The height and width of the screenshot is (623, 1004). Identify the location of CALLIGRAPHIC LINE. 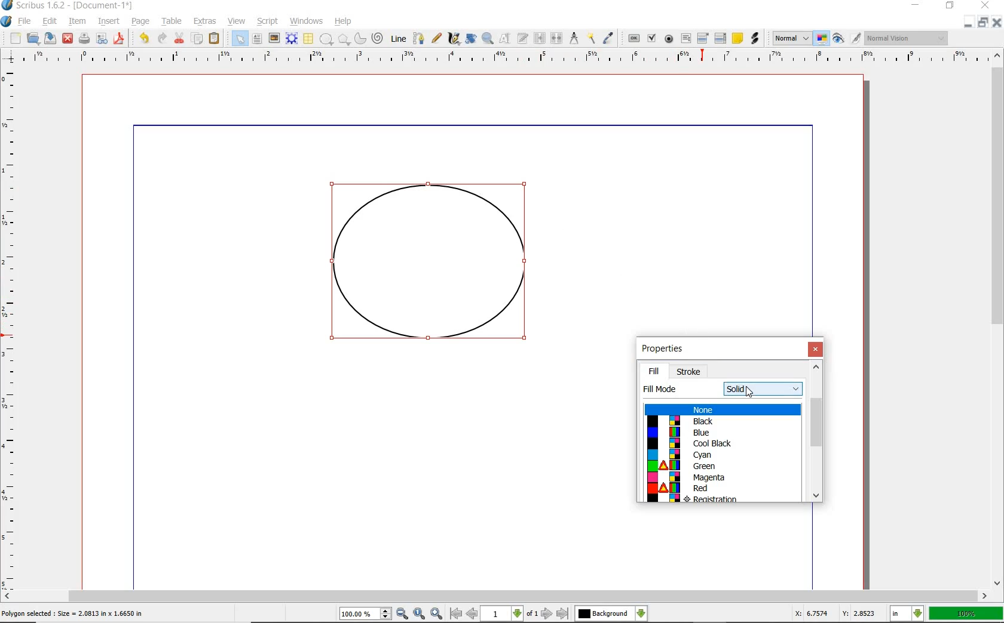
(454, 39).